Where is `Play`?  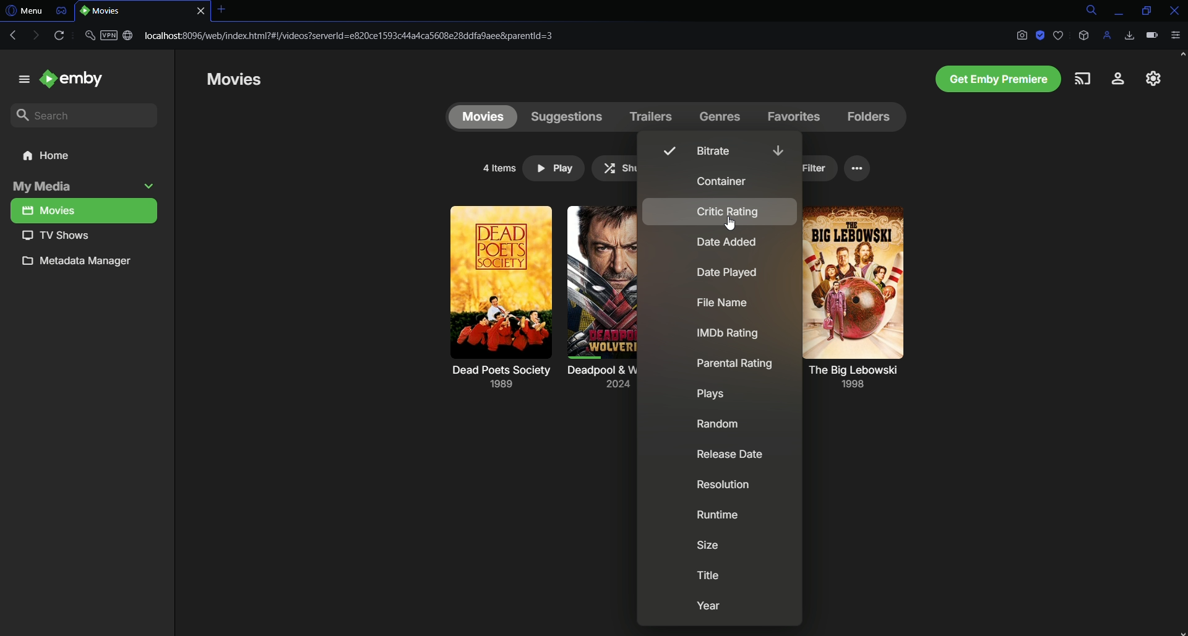
Play is located at coordinates (551, 170).